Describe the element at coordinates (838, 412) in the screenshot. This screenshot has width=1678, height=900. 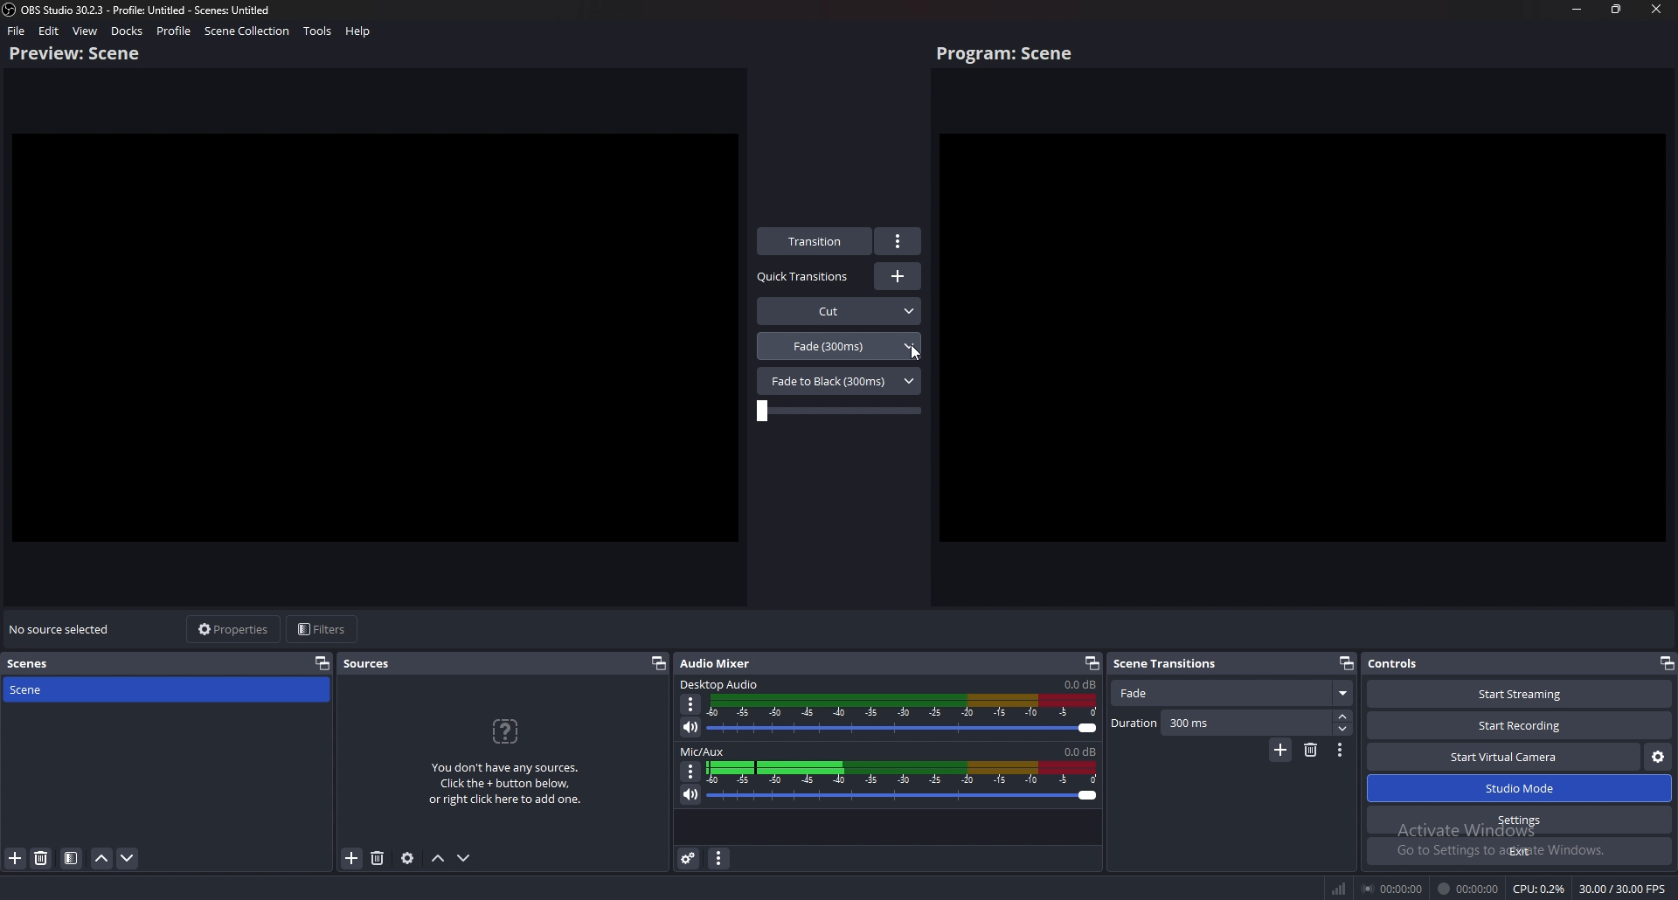
I see `bar` at that location.